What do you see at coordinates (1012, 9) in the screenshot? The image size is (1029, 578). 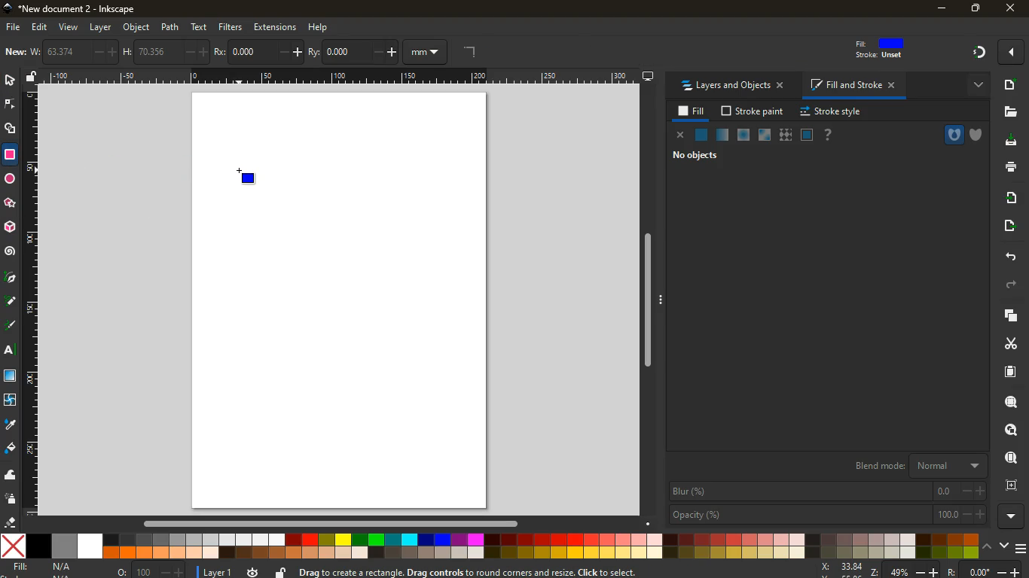 I see `close` at bounding box center [1012, 9].